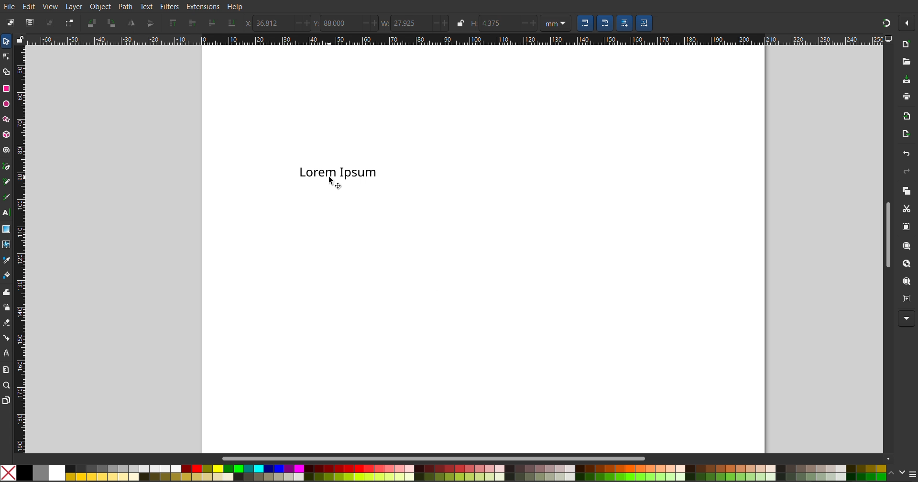 The width and height of the screenshot is (918, 482). I want to click on Gradient Tool, so click(7, 227).